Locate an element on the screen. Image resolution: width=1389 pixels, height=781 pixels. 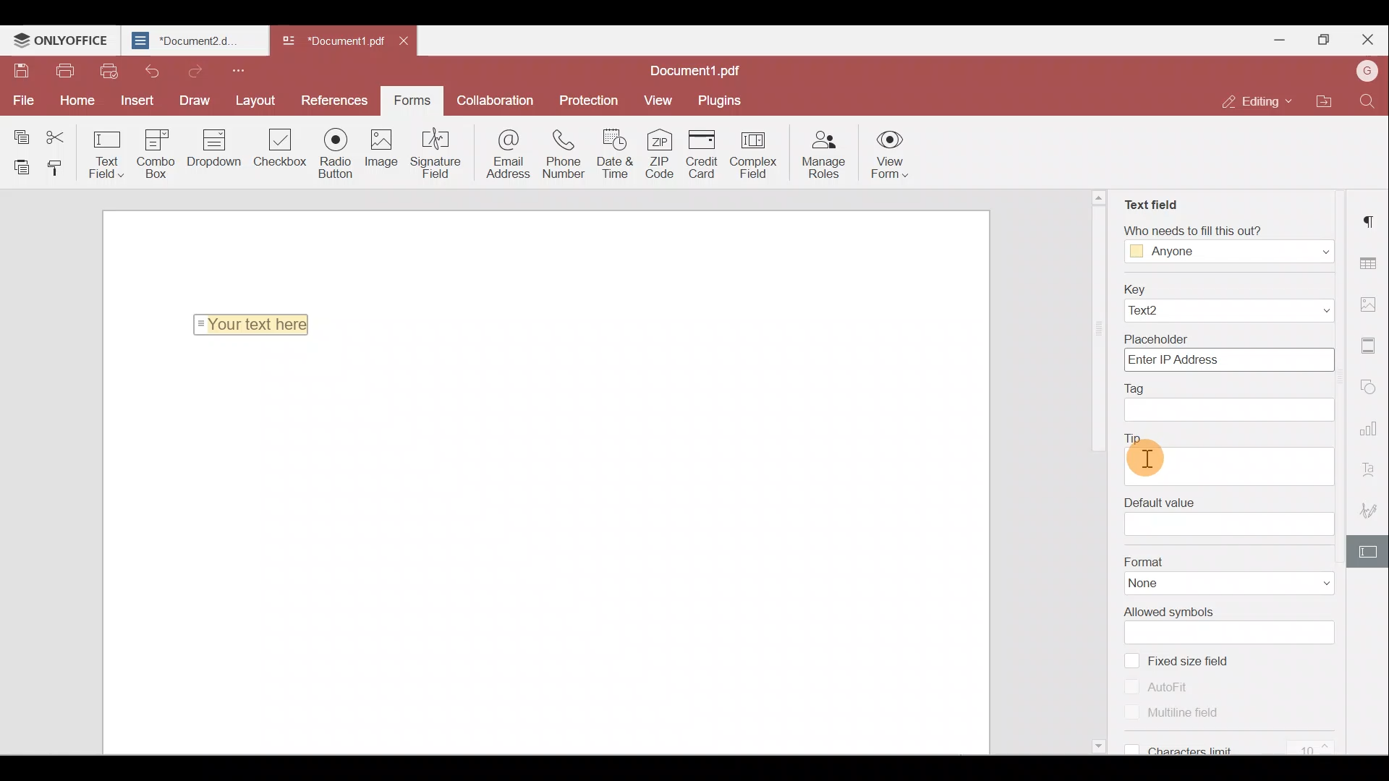
Quick print is located at coordinates (109, 72).